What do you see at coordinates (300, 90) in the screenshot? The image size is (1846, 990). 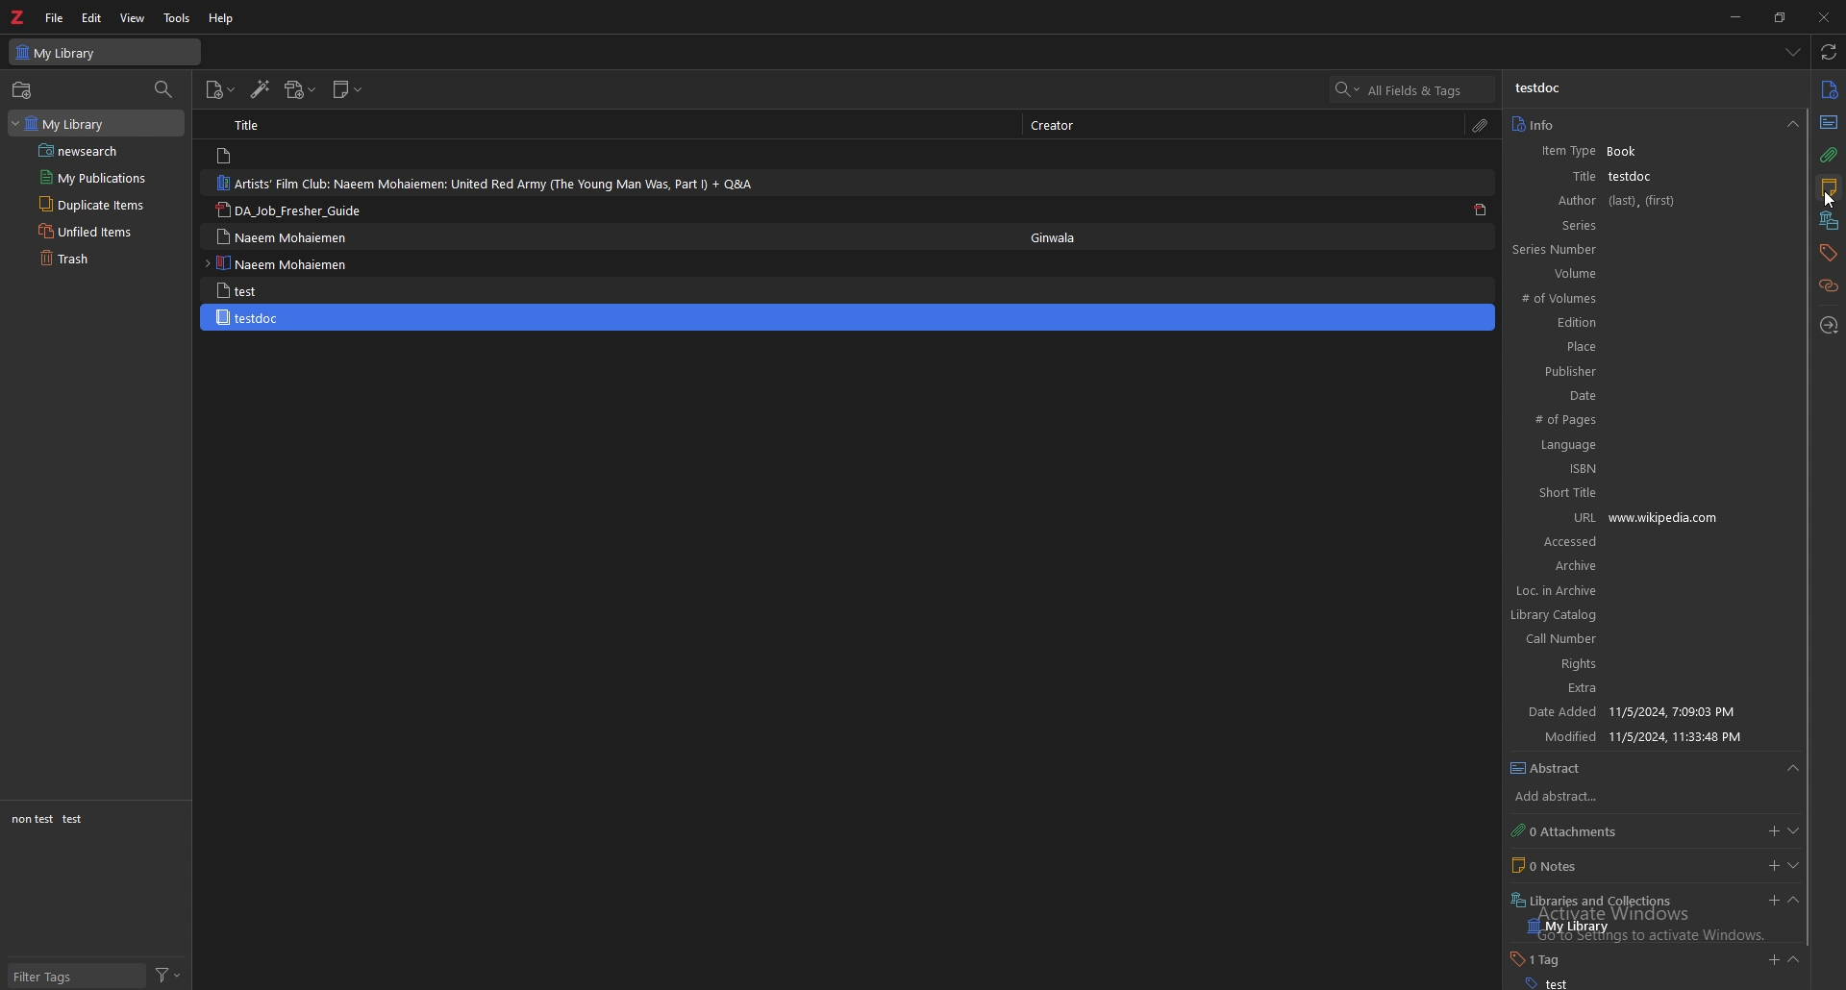 I see `add attachments` at bounding box center [300, 90].